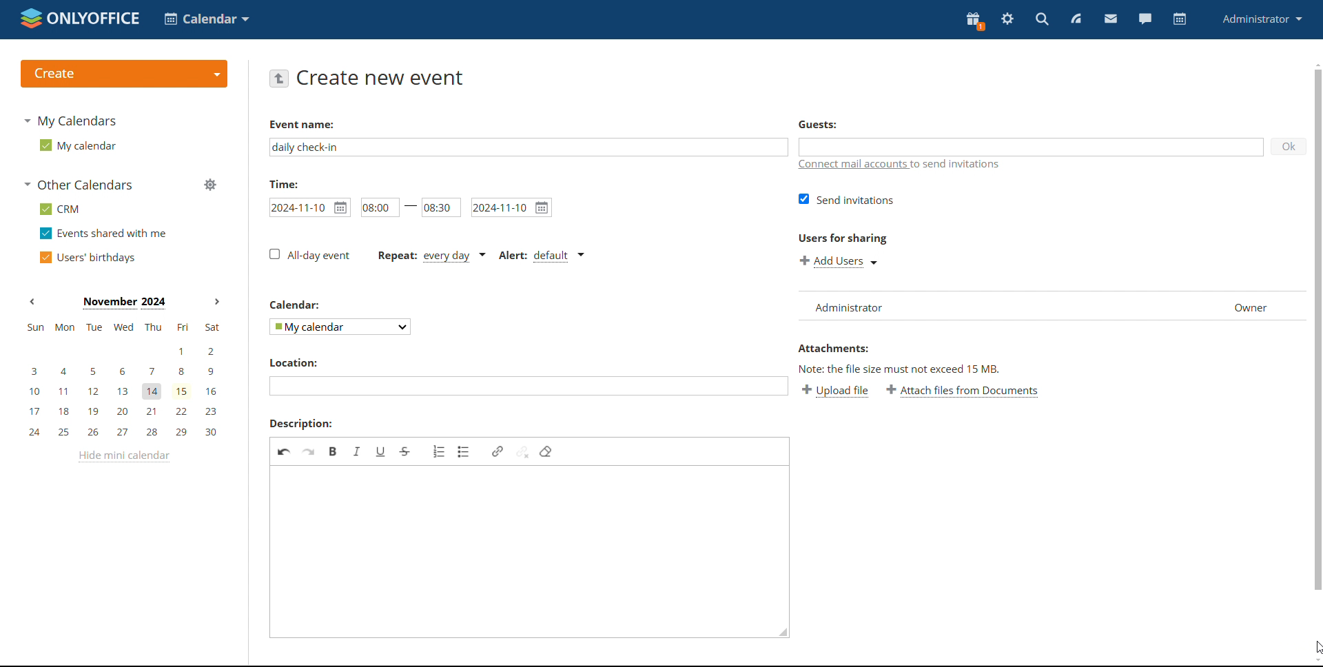 Image resolution: width=1323 pixels, height=667 pixels. Describe the element at coordinates (524, 552) in the screenshot. I see `add description` at that location.